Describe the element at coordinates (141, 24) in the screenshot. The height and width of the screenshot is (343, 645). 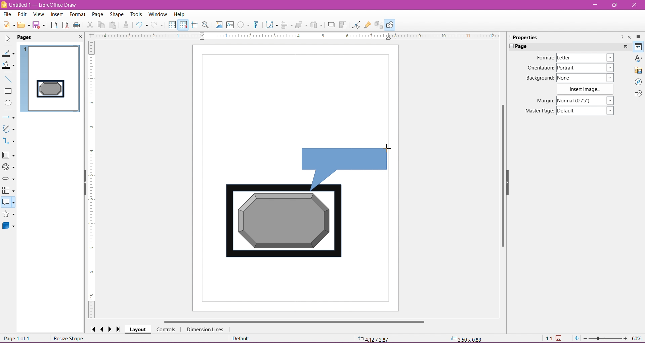
I see `Undo` at that location.